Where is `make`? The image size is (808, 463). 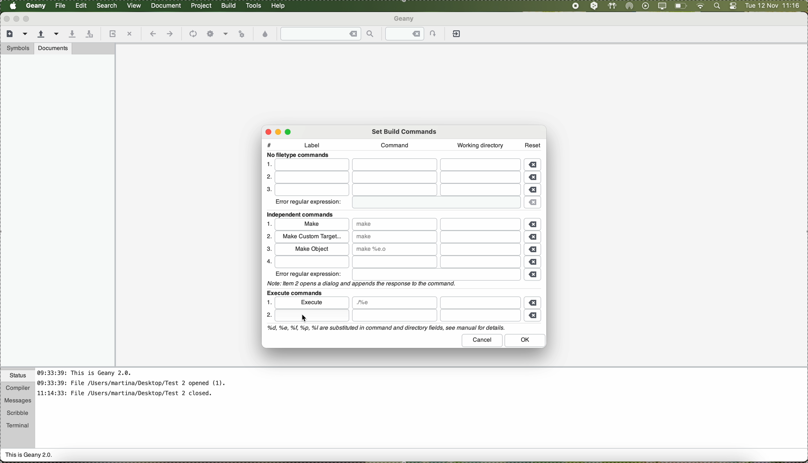 make is located at coordinates (312, 225).